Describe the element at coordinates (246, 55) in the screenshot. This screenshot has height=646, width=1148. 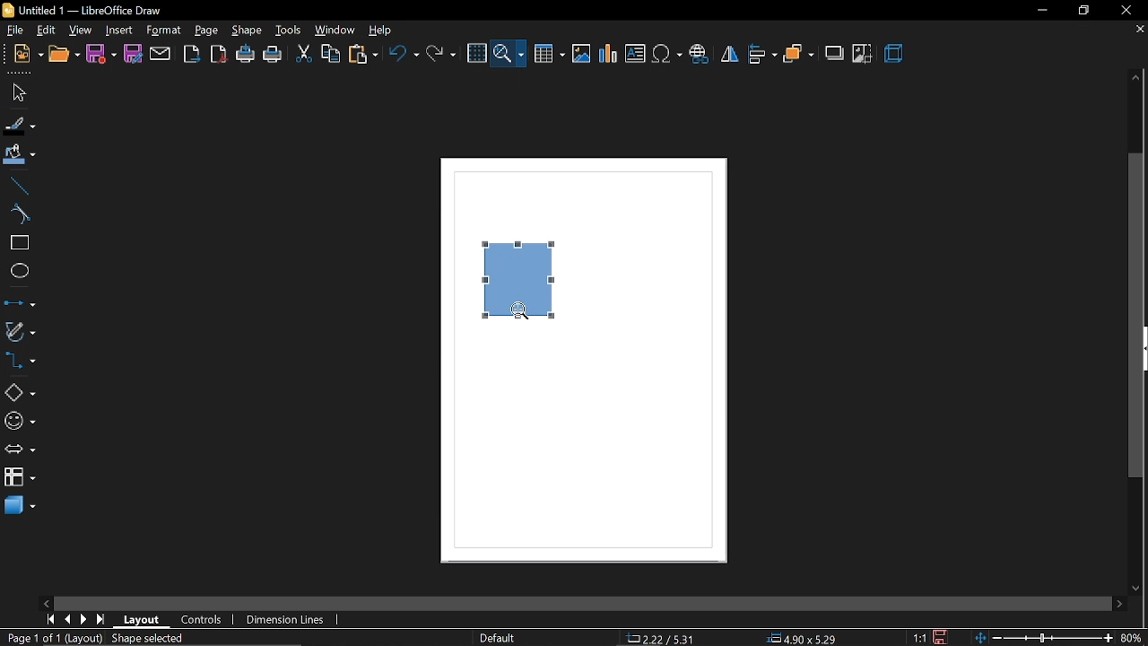
I see `print directly` at that location.